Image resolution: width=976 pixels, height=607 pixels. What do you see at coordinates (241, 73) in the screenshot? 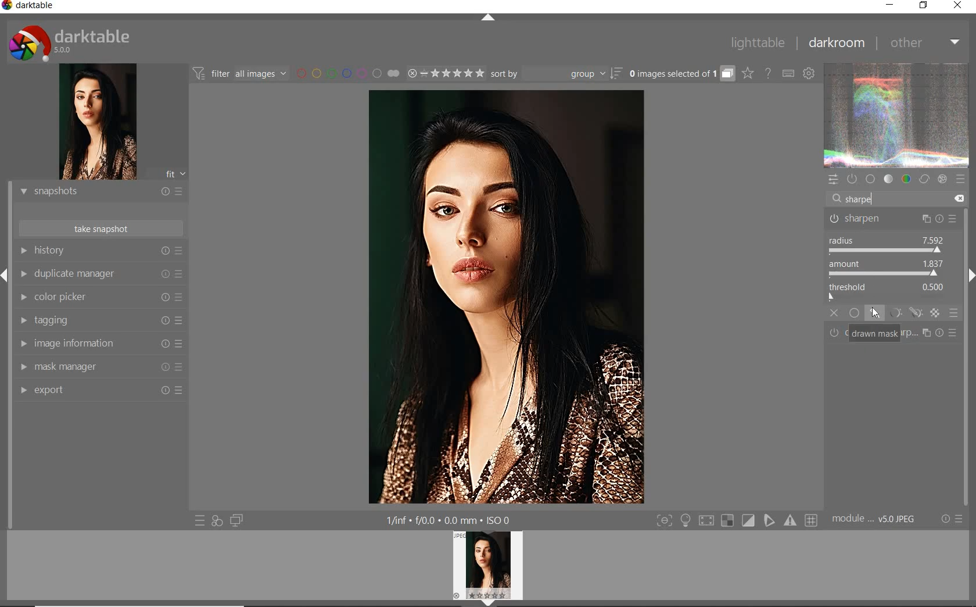
I see `filter images based on their modules` at bounding box center [241, 73].